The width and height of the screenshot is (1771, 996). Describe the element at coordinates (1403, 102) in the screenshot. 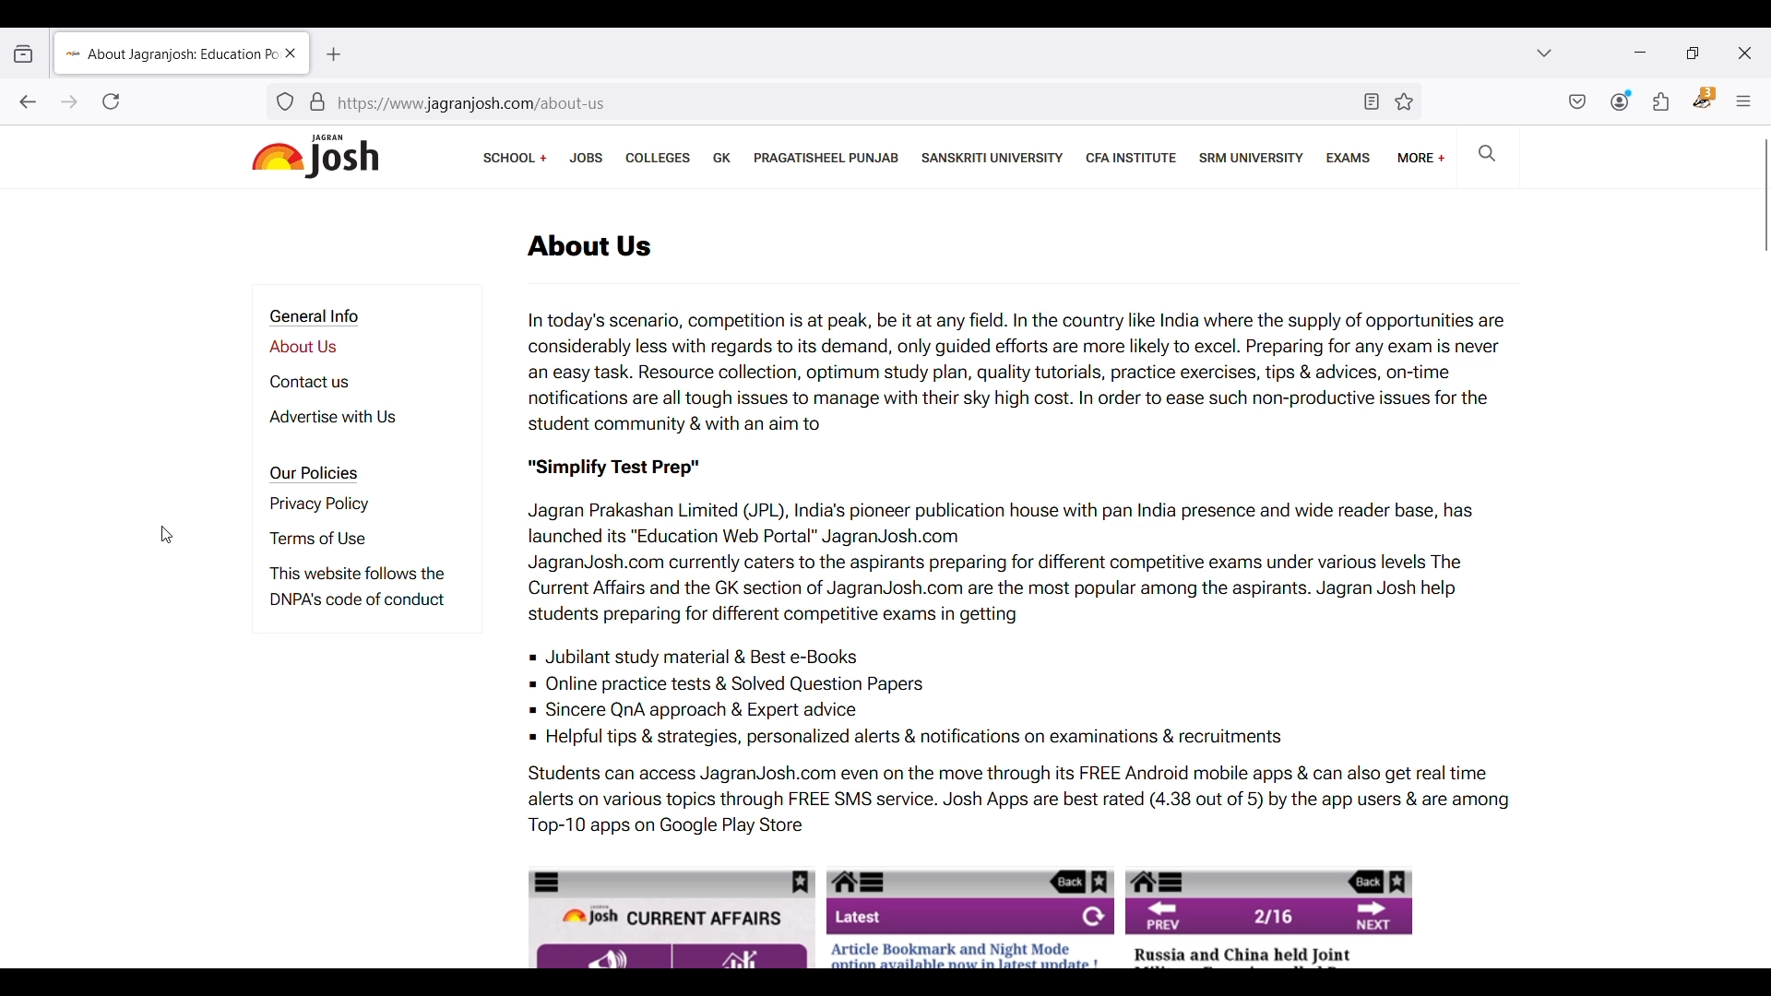

I see `Bookmark this page` at that location.